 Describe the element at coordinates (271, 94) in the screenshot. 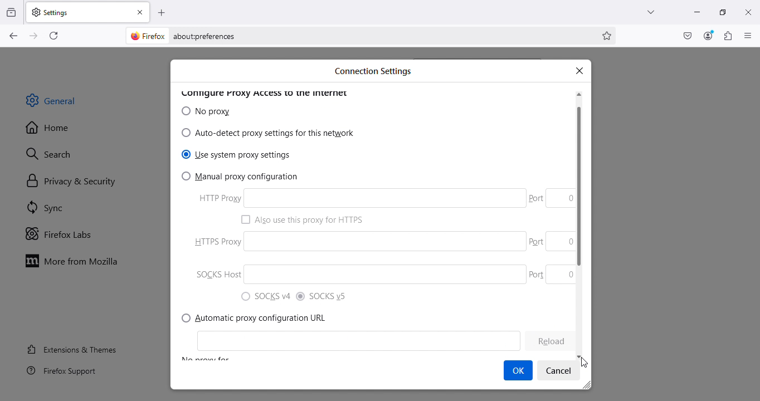

I see `` at that location.